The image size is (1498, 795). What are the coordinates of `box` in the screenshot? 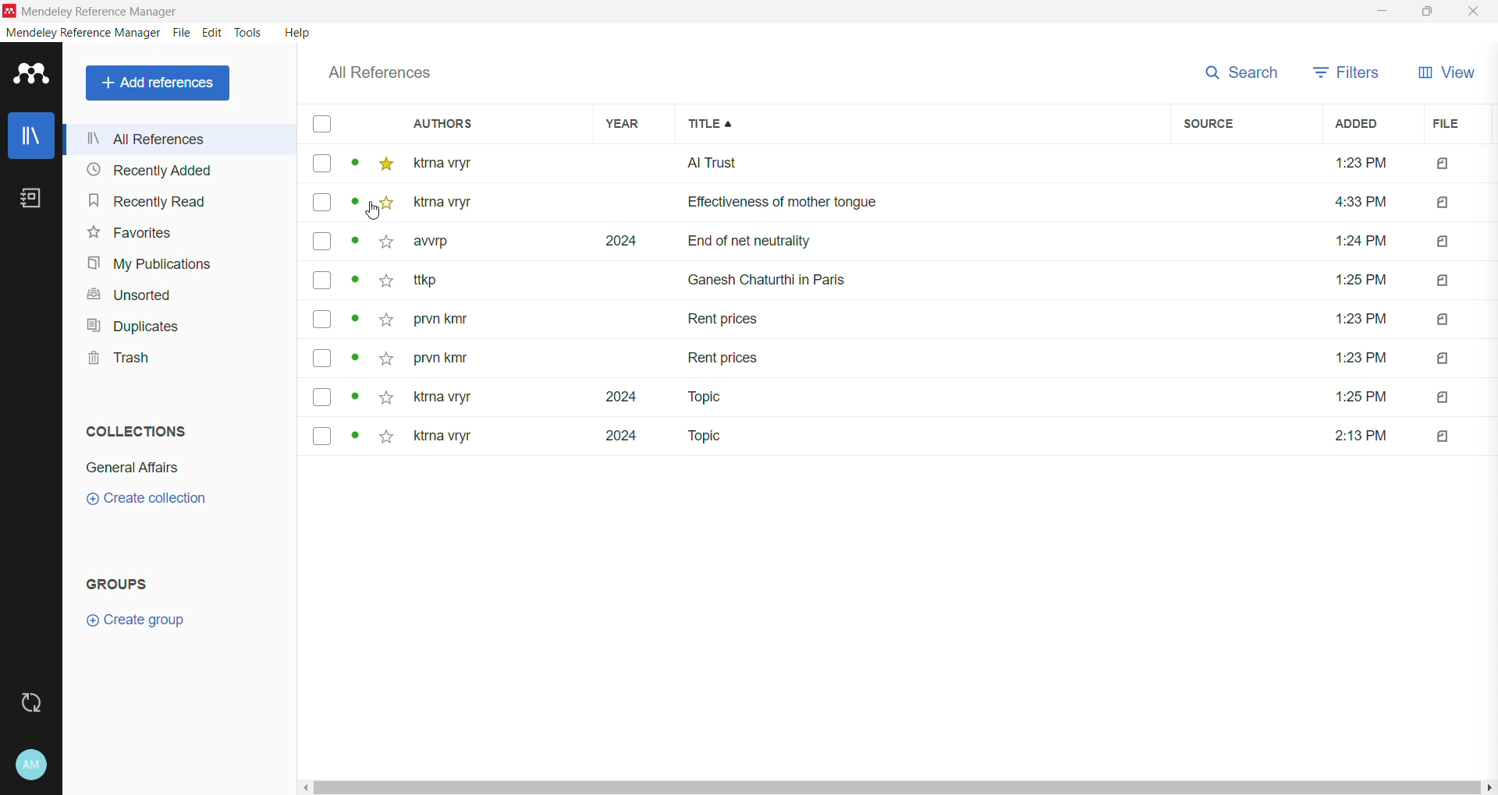 It's located at (321, 164).